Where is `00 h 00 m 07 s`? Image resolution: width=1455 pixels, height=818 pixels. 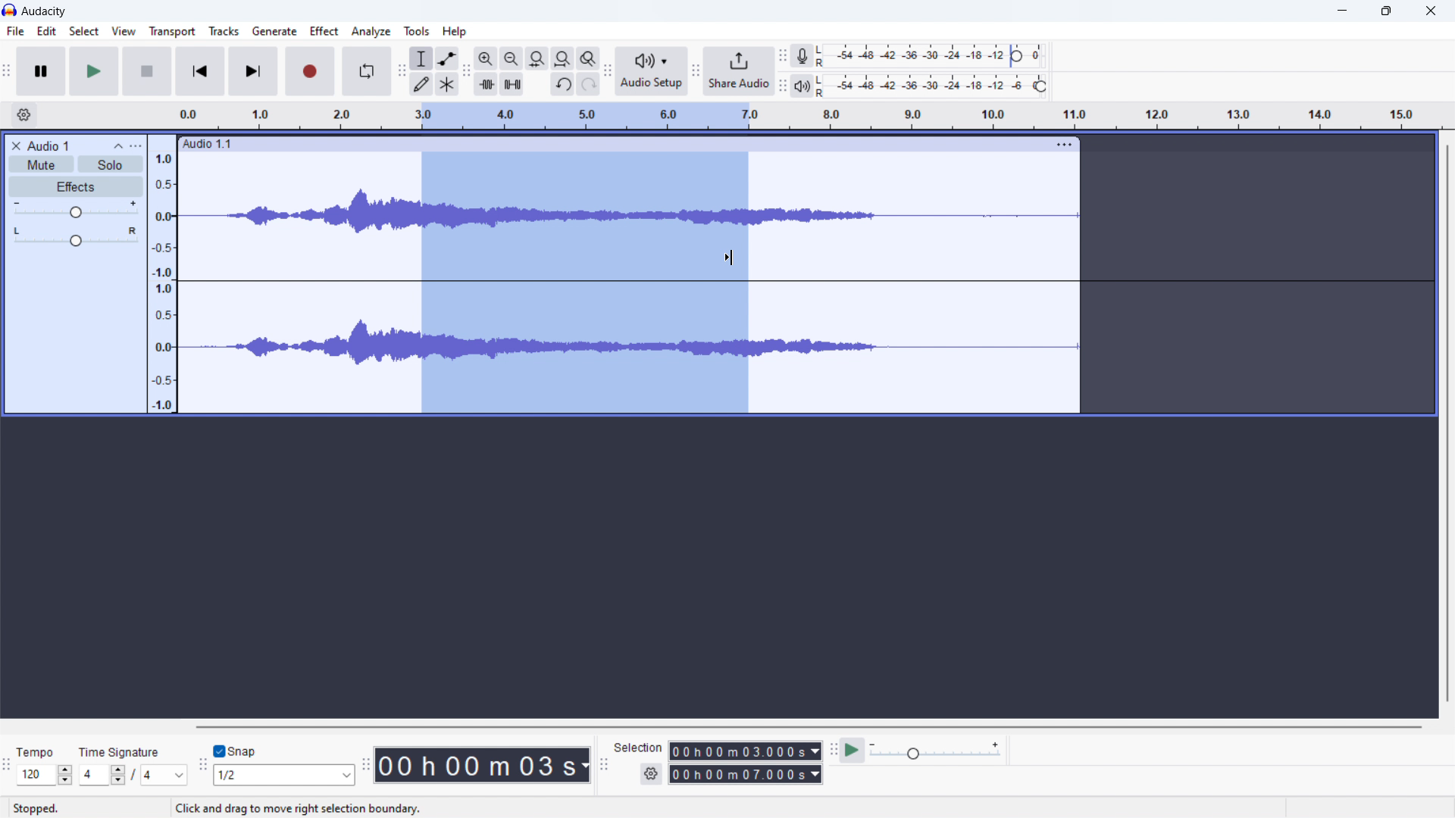
00 h 00 m 07 s is located at coordinates (483, 764).